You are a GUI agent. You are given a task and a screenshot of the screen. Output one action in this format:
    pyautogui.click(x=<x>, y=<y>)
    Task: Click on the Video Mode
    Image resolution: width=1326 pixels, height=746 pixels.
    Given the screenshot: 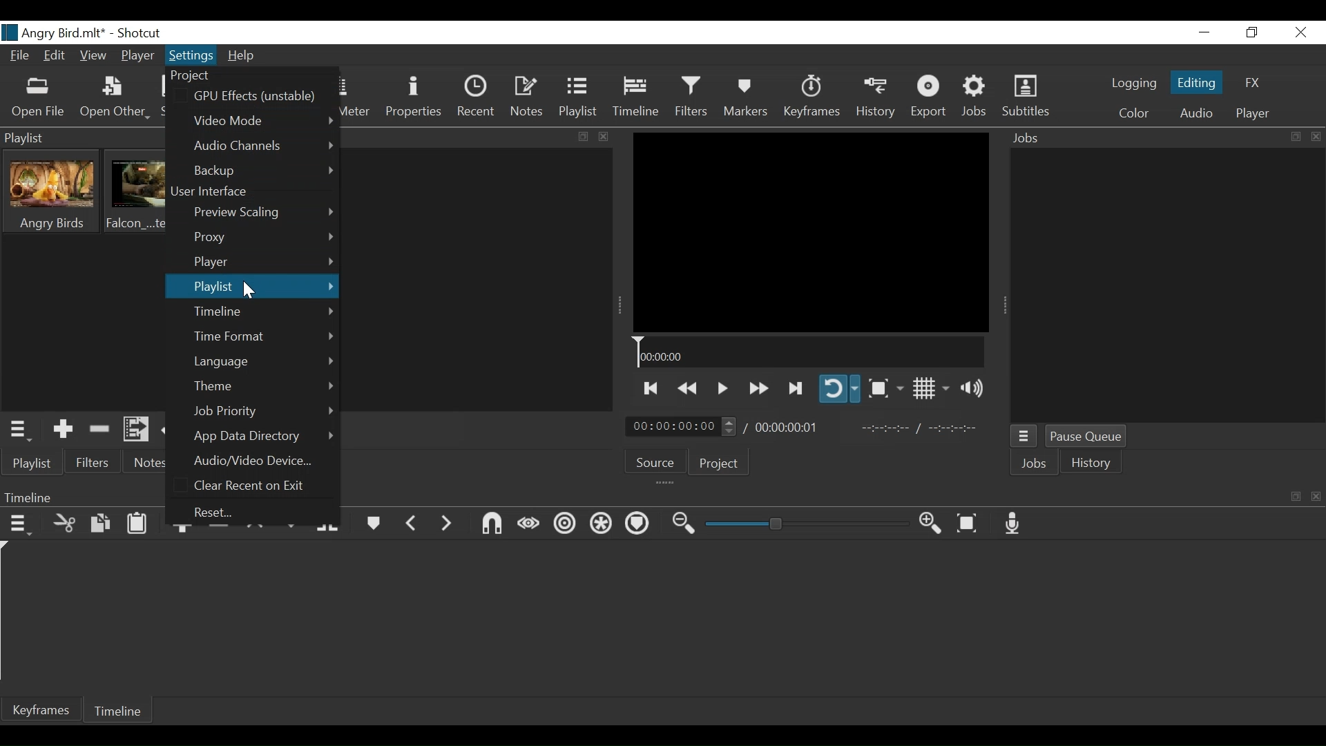 What is the action you would take?
    pyautogui.click(x=262, y=119)
    